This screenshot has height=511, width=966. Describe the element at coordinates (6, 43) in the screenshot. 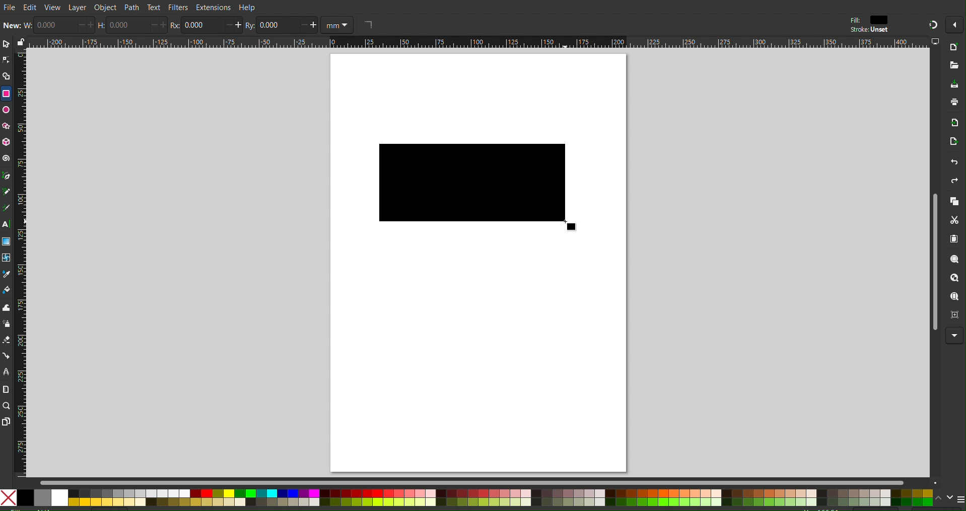

I see `Select` at that location.